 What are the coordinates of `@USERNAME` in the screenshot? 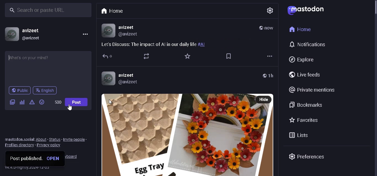 It's located at (34, 38).